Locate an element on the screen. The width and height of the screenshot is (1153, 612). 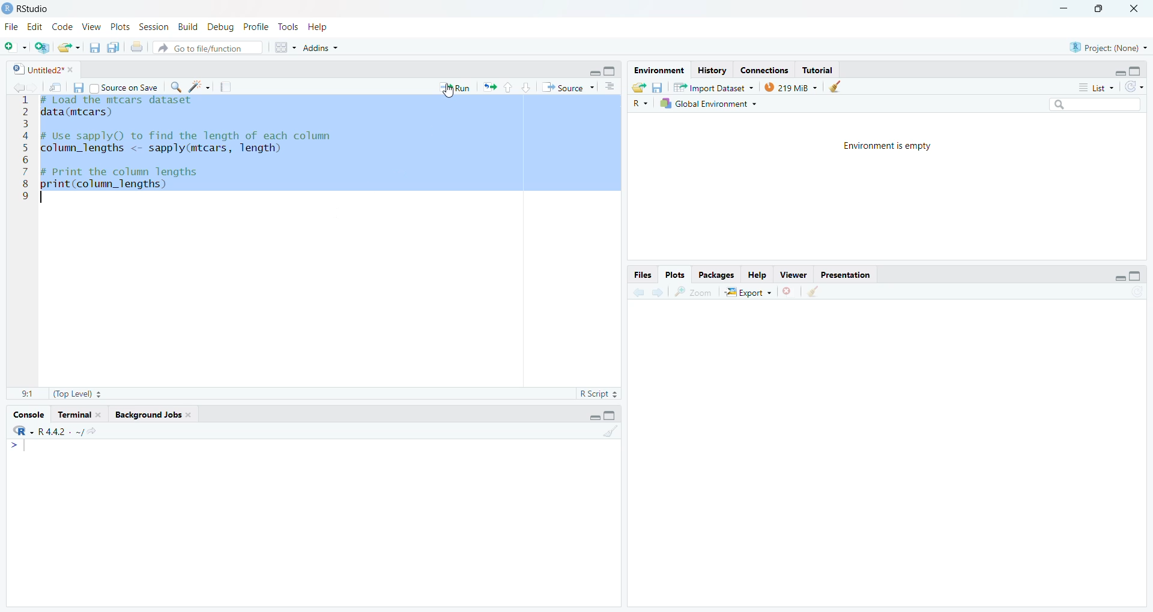
Environment is located at coordinates (659, 70).